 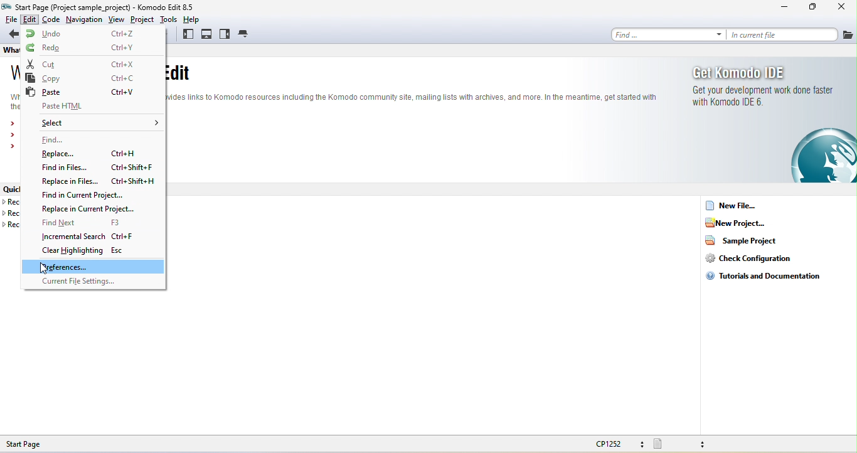 I want to click on edit, so click(x=29, y=19).